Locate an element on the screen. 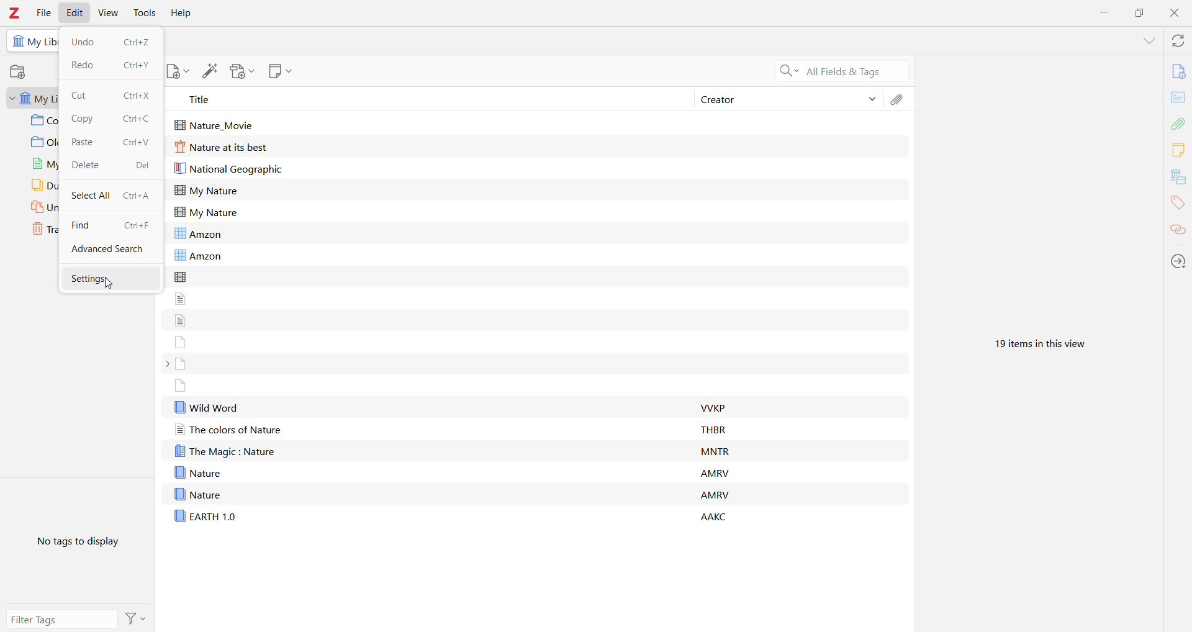 The width and height of the screenshot is (1192, 632). Paste is located at coordinates (86, 142).